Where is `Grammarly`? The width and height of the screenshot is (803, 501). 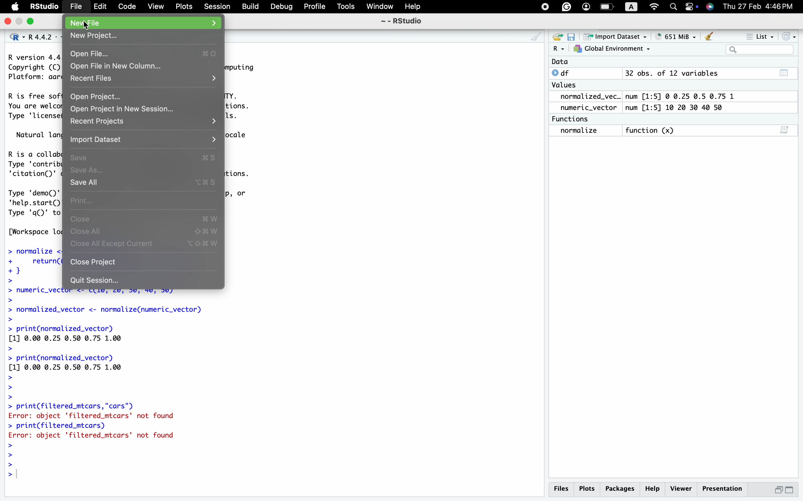 Grammarly is located at coordinates (569, 6).